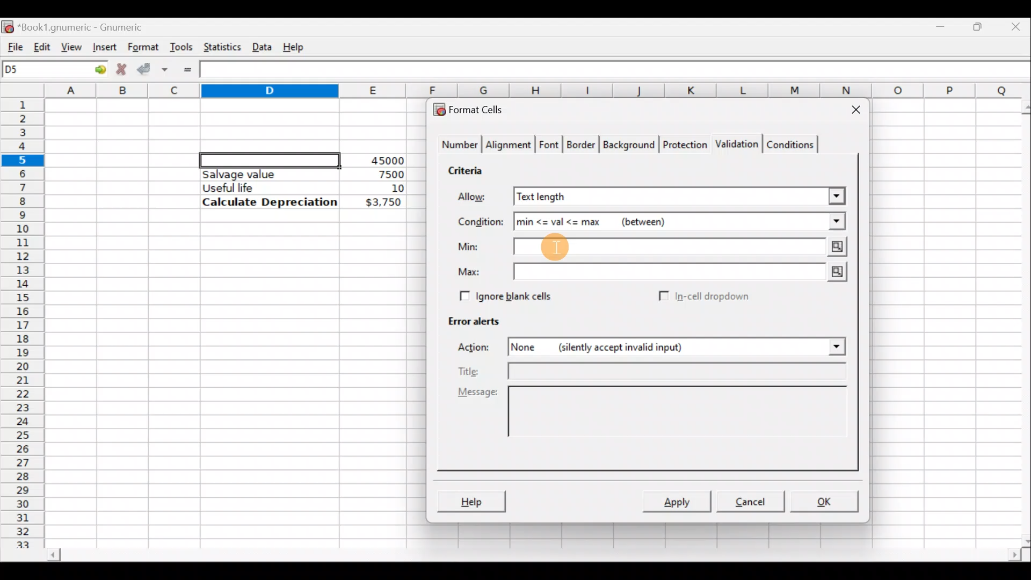  Describe the element at coordinates (1018, 26) in the screenshot. I see `Close` at that location.